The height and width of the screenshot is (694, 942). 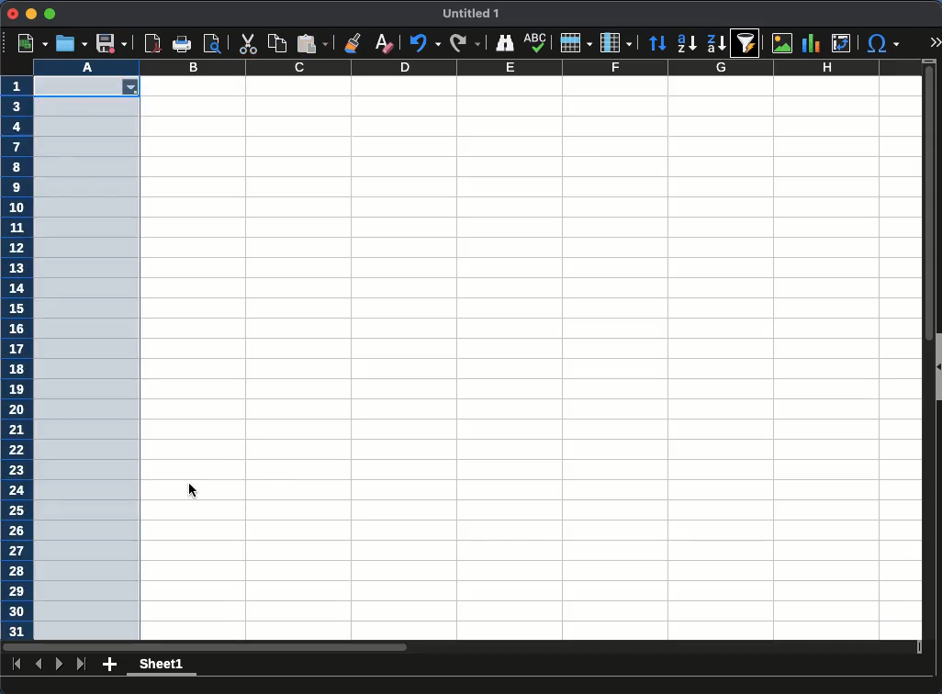 What do you see at coordinates (659, 43) in the screenshot?
I see `sort` at bounding box center [659, 43].